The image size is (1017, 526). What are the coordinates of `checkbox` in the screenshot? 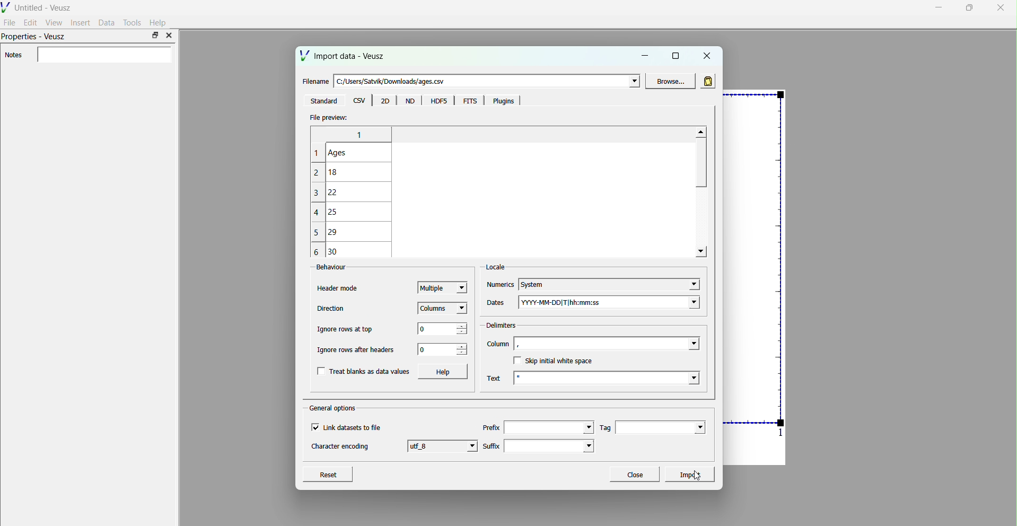 It's located at (314, 427).